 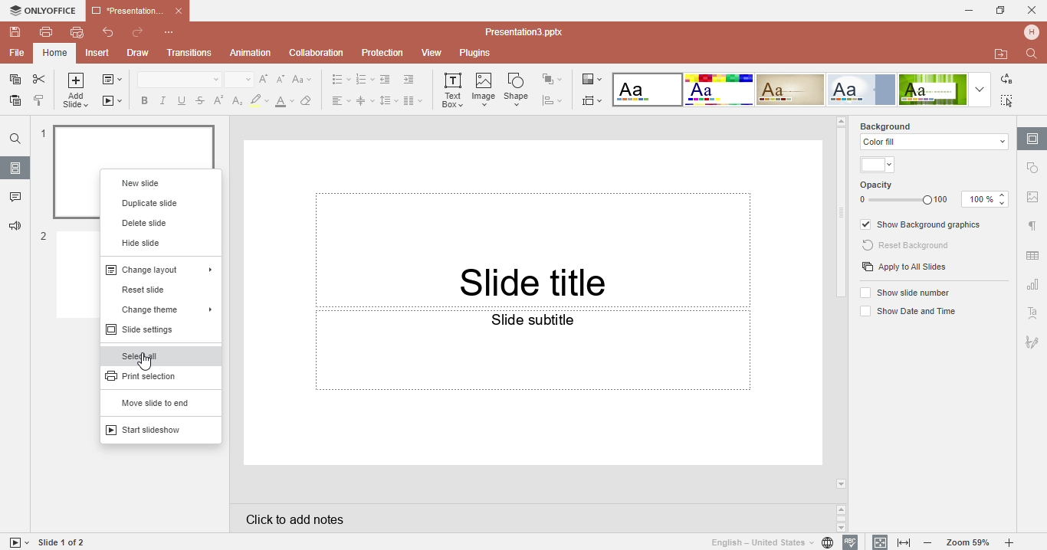 I want to click on Highlight color, so click(x=260, y=100).